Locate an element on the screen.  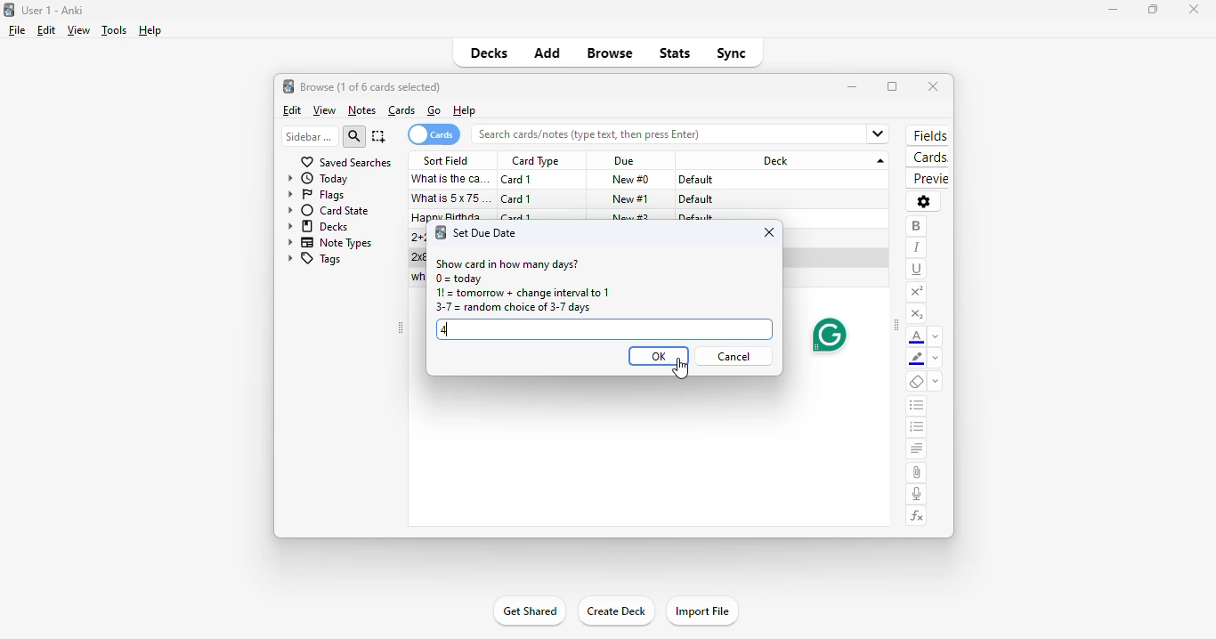
minimize is located at coordinates (1107, 10).